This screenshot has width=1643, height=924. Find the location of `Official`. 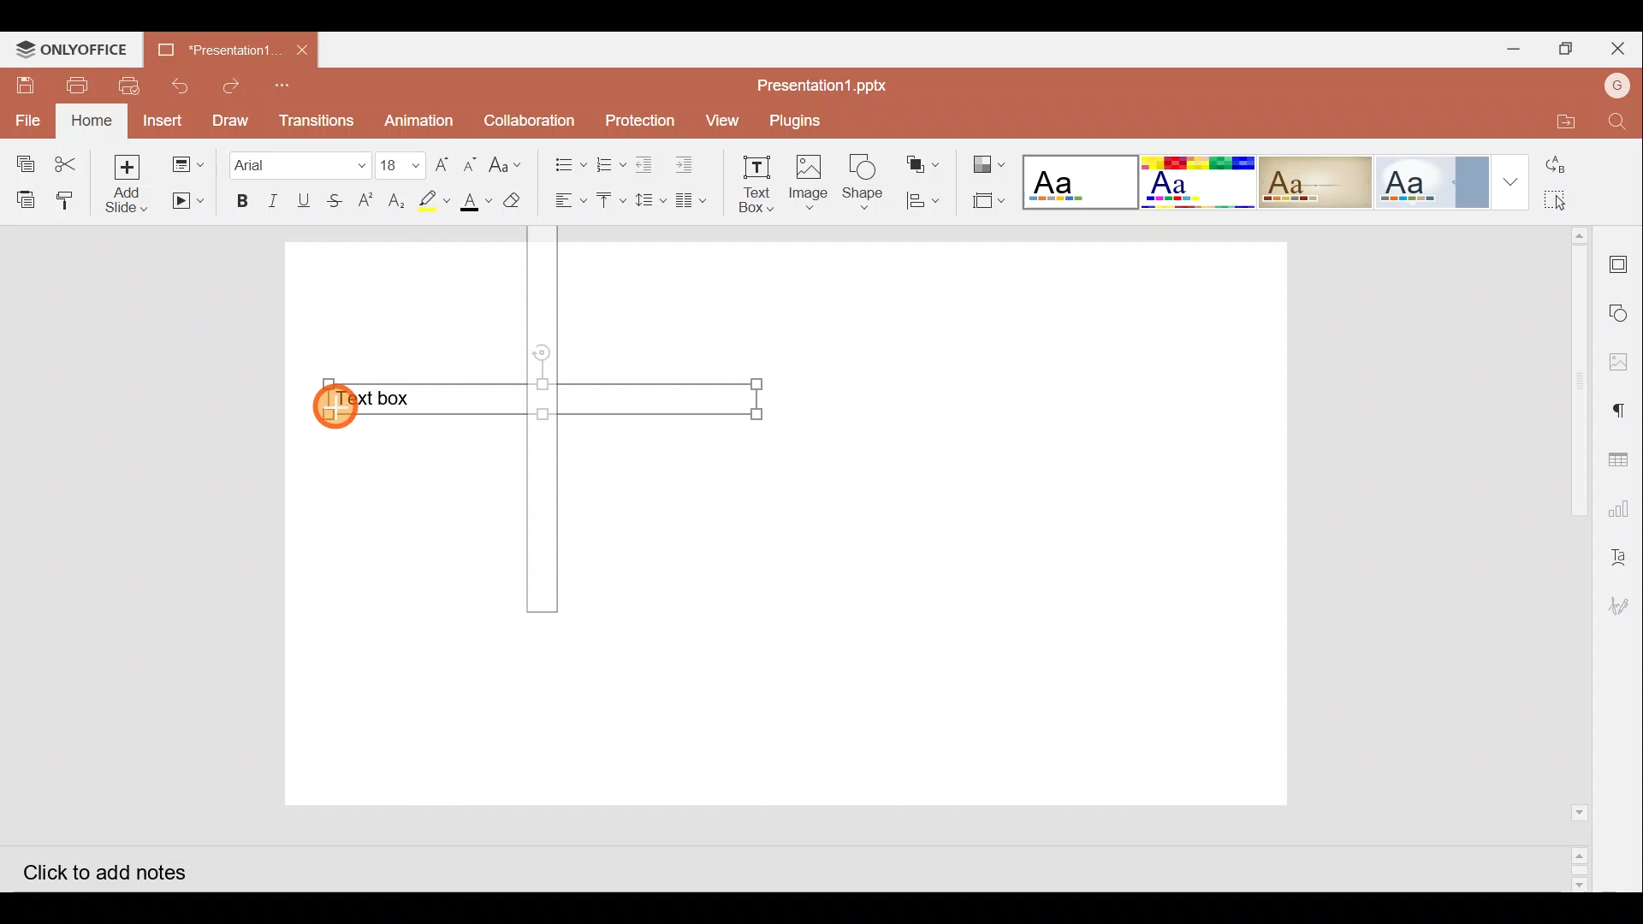

Official is located at coordinates (1432, 181).